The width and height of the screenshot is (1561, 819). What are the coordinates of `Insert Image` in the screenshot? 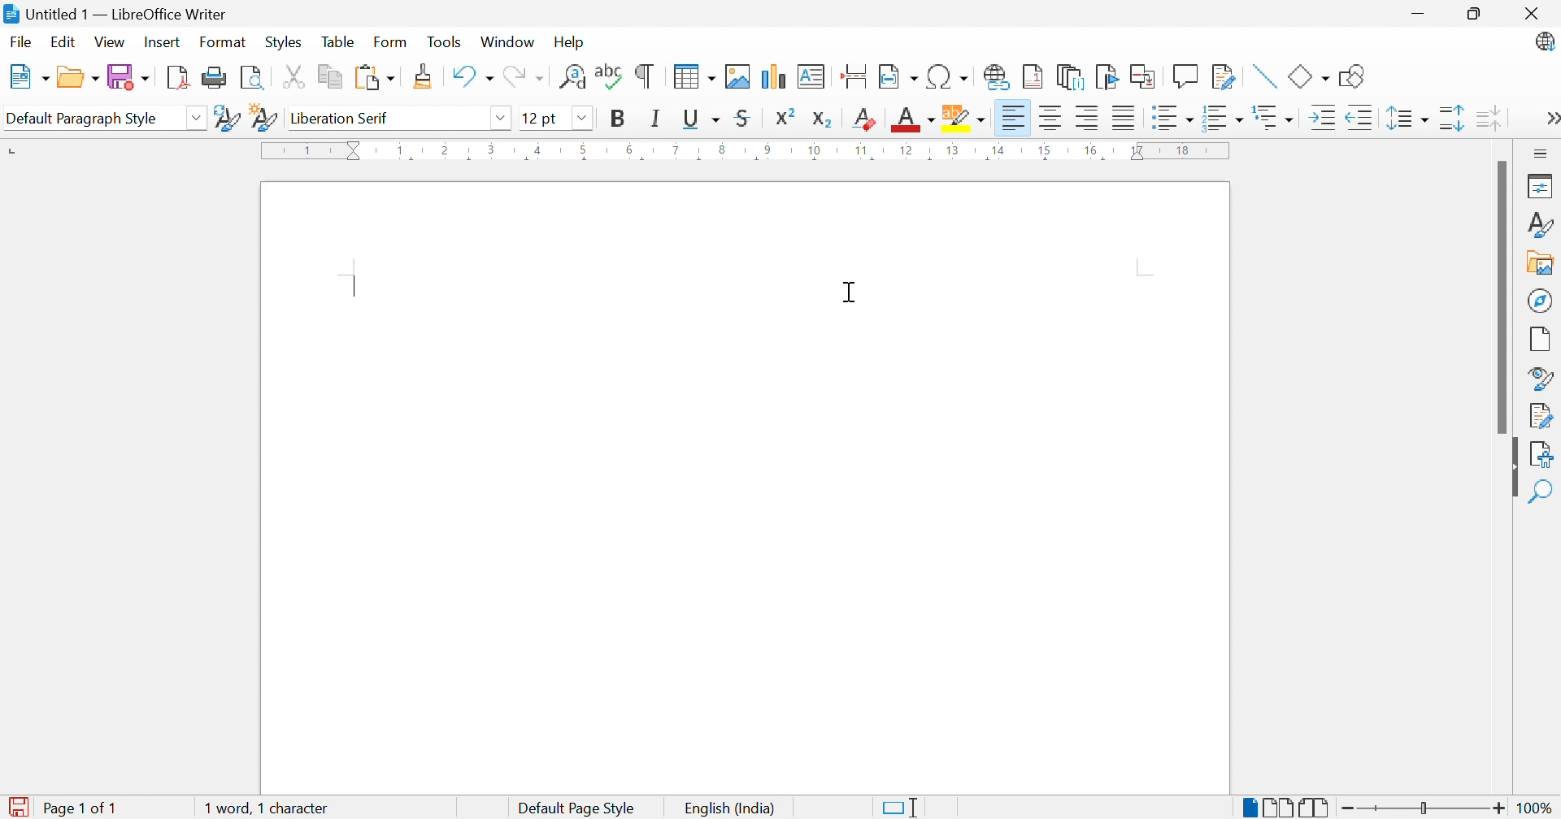 It's located at (738, 76).